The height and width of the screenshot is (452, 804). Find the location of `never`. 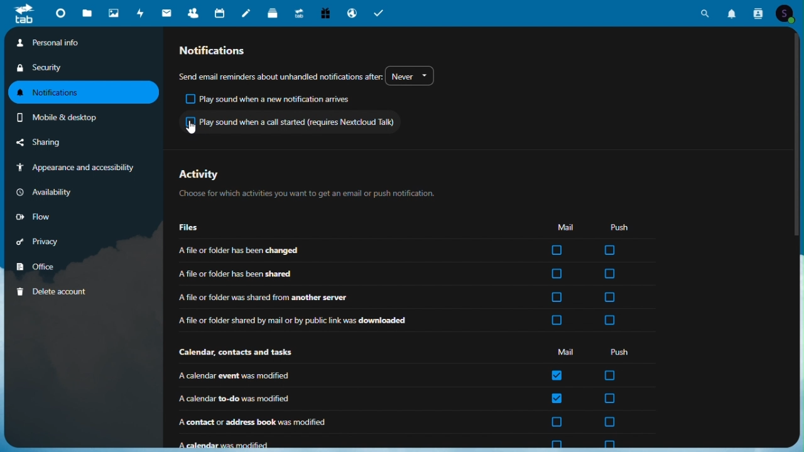

never is located at coordinates (413, 76).